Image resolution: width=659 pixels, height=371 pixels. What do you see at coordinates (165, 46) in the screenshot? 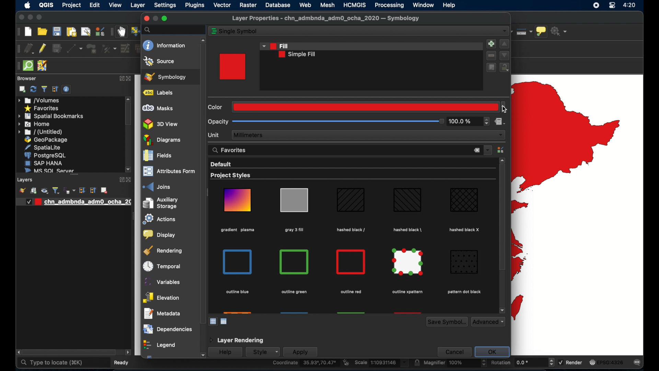
I see `information` at bounding box center [165, 46].